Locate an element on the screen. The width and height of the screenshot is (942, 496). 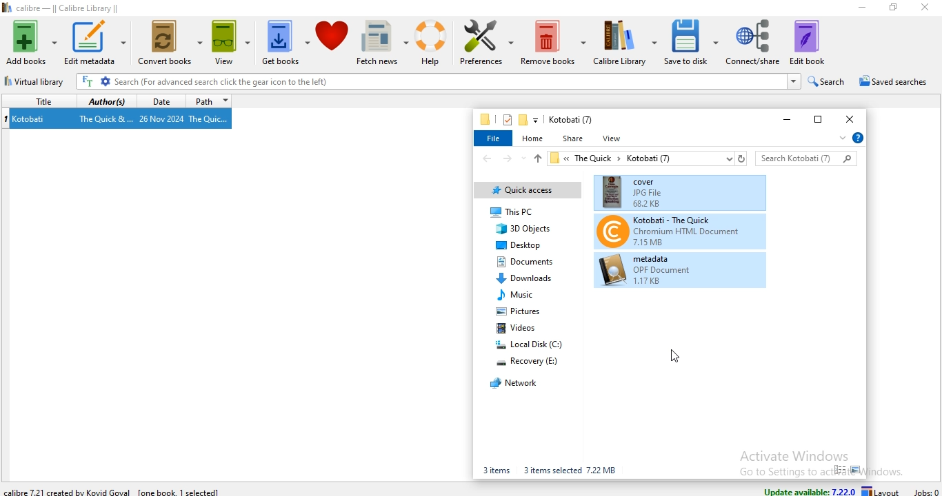
preference is located at coordinates (483, 43).